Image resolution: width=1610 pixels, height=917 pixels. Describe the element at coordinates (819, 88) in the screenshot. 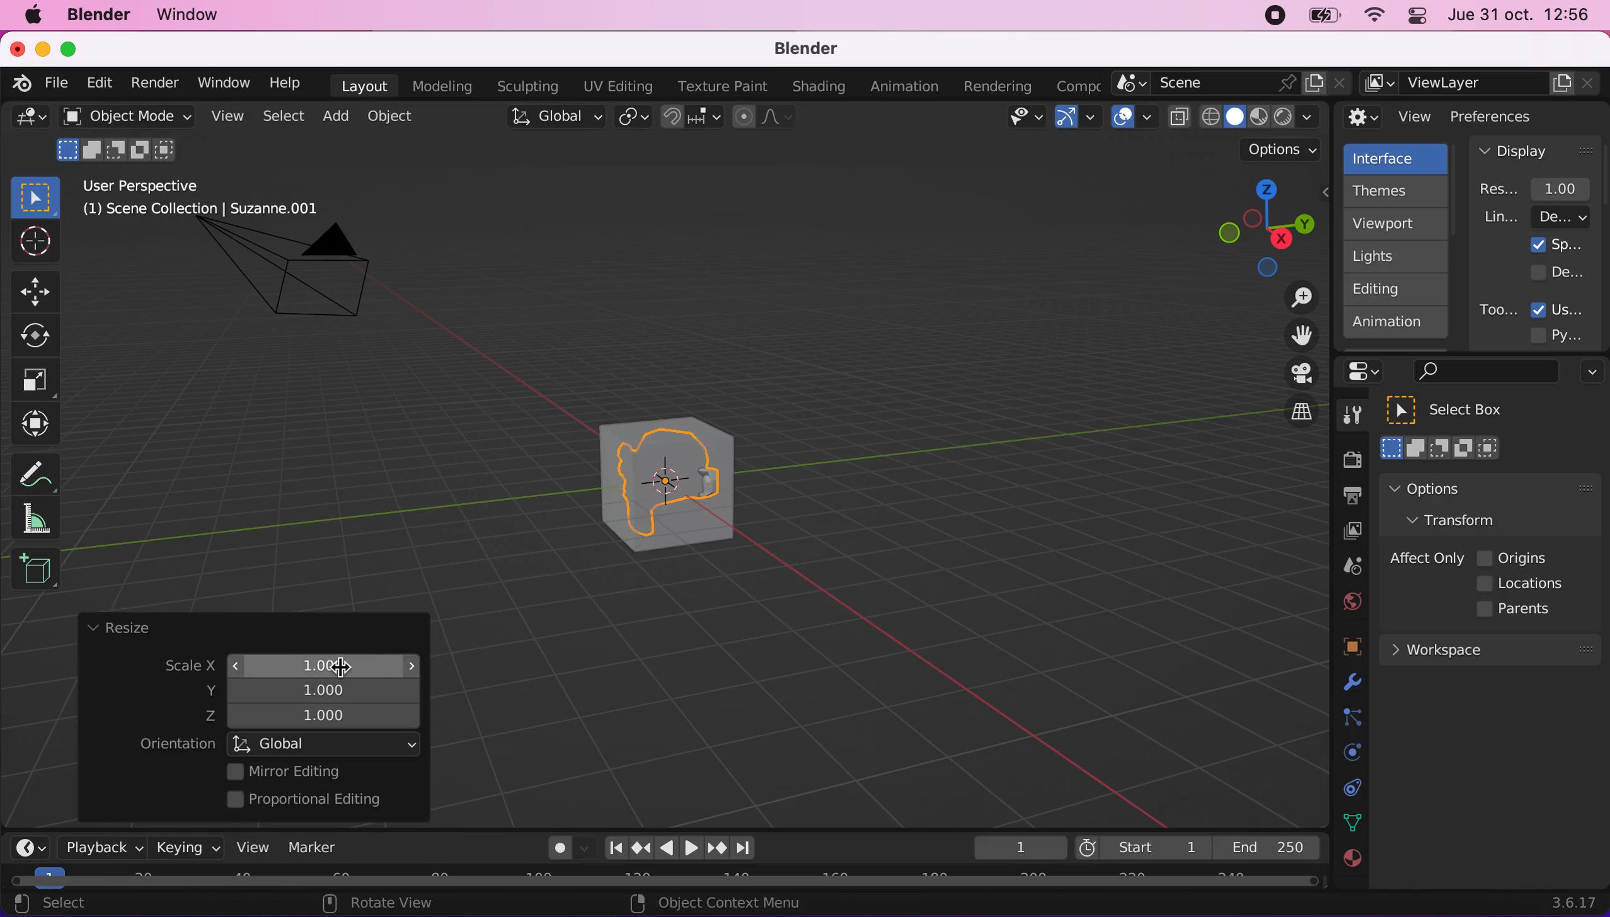

I see `shading` at that location.